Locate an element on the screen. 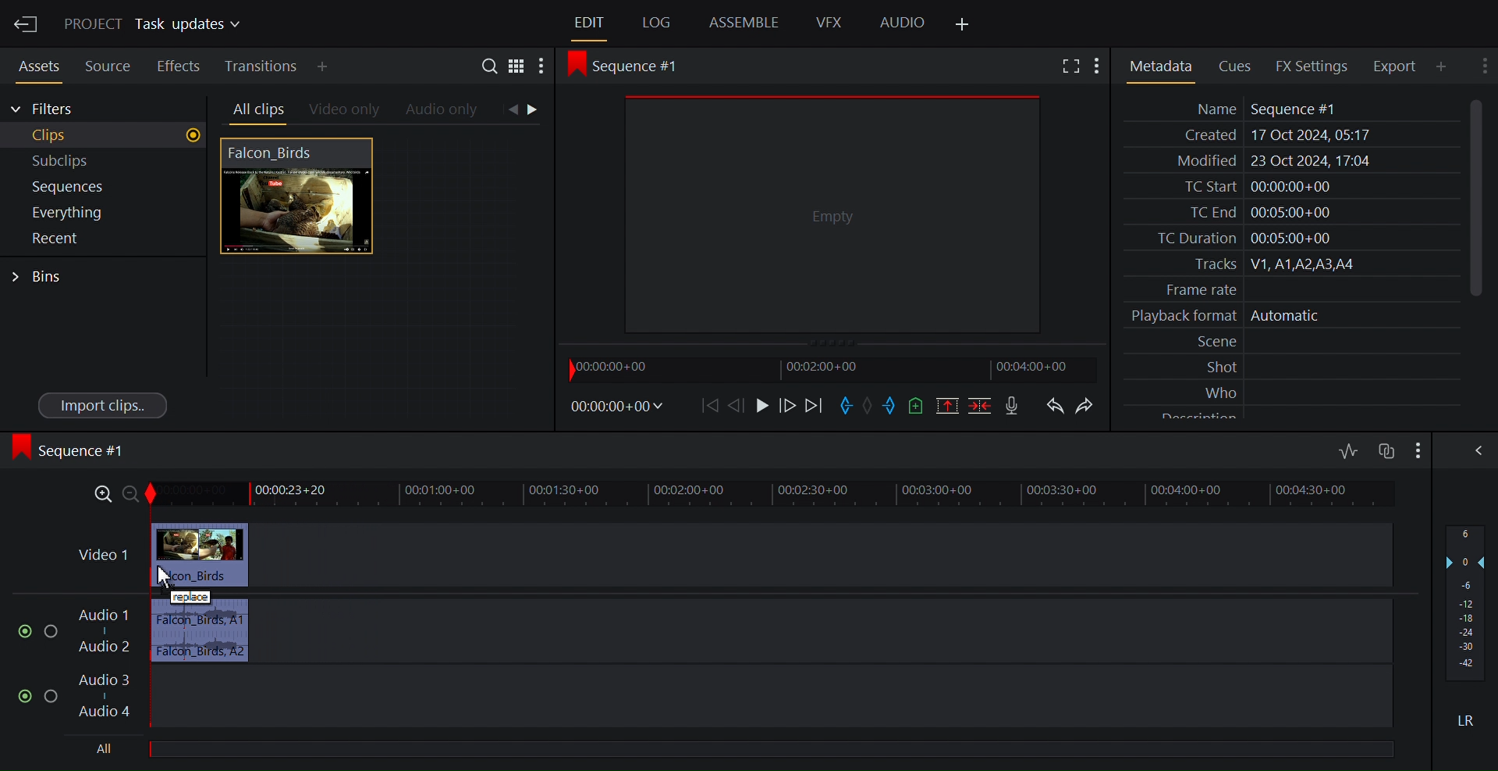  Search is located at coordinates (492, 68).